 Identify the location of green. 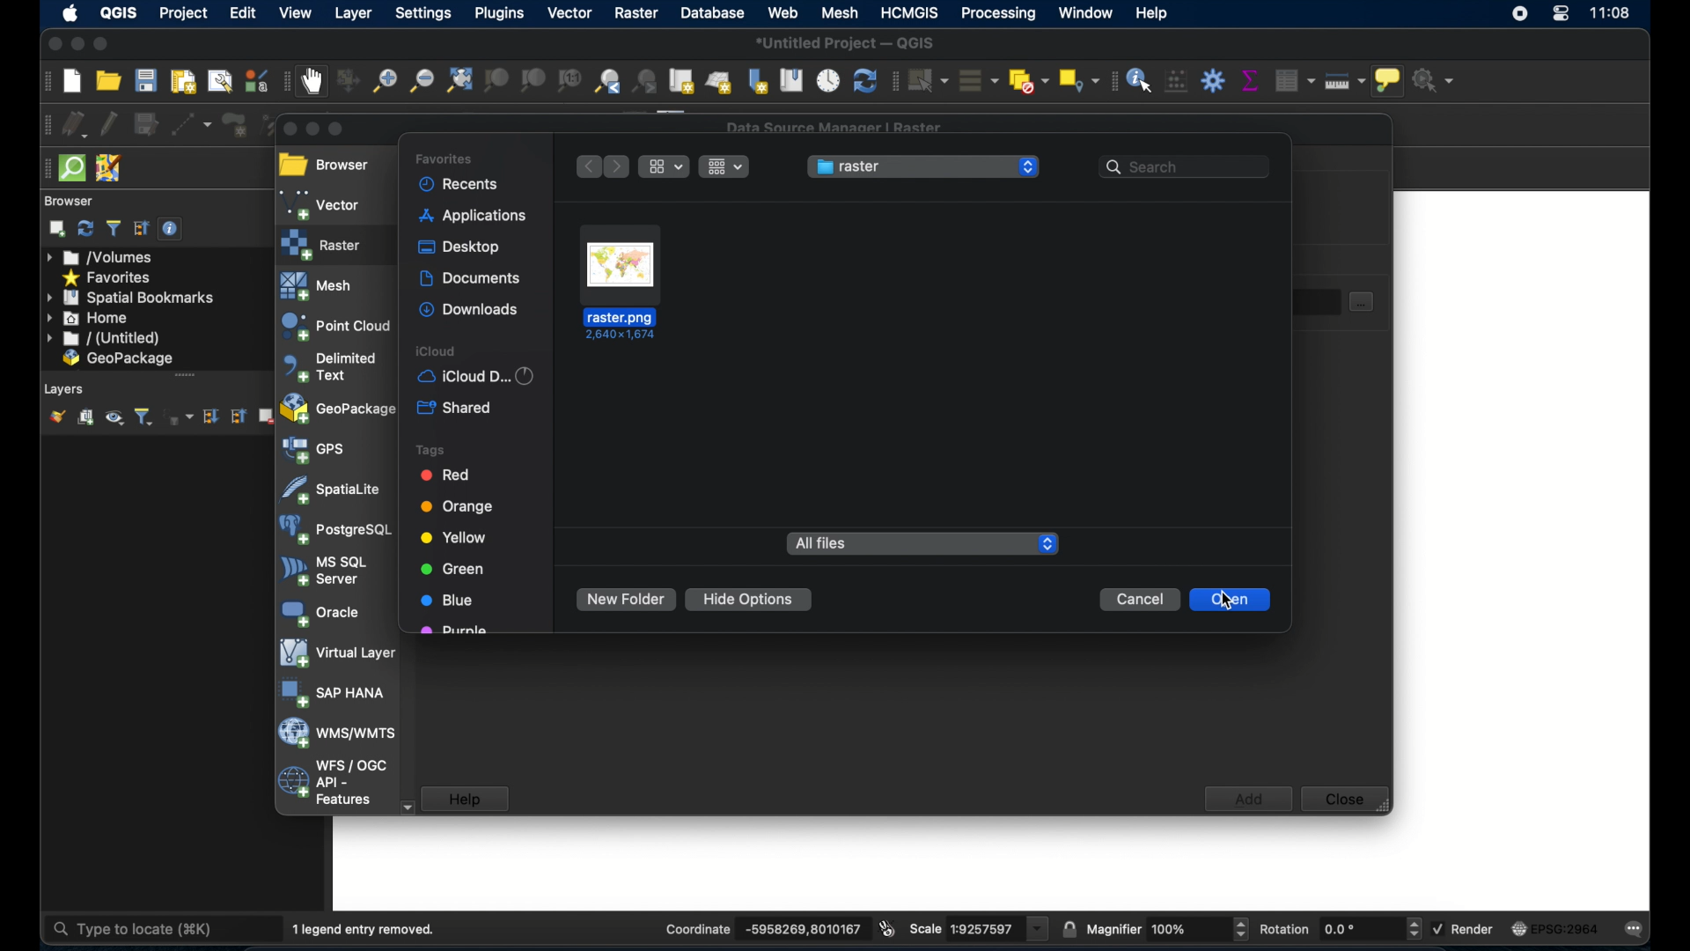
(453, 569).